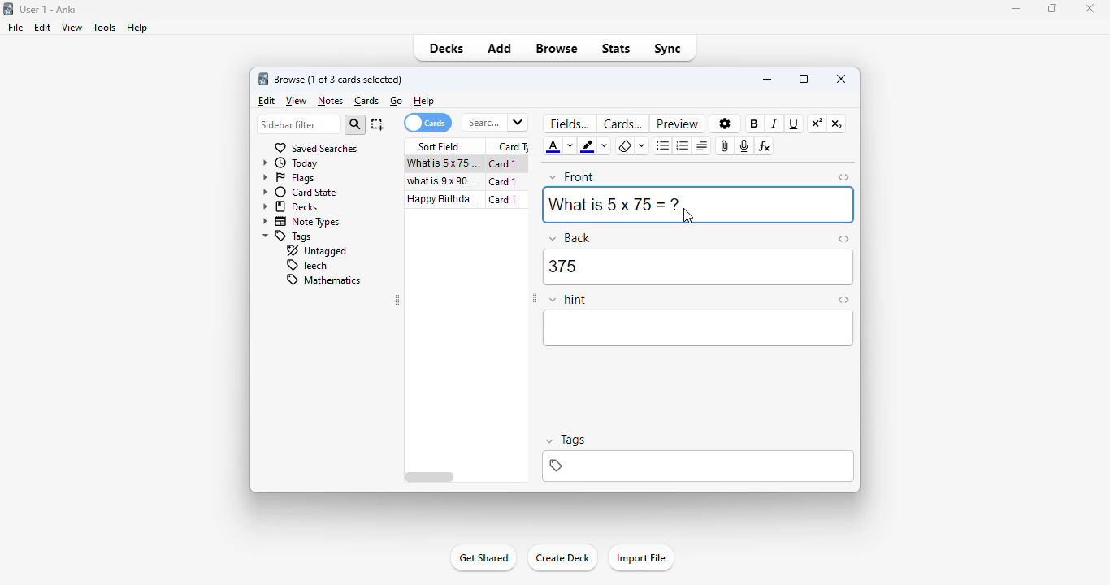 This screenshot has width=1110, height=585. I want to click on toggle HTML editor, so click(843, 177).